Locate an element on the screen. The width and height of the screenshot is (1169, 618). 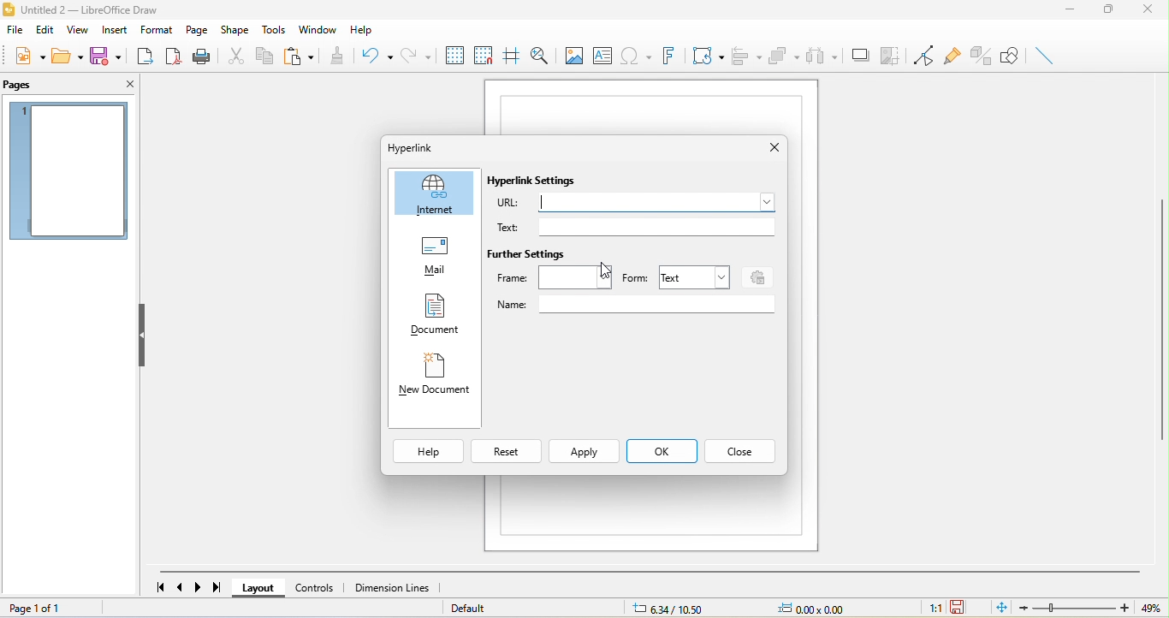
toggle point edit mode is located at coordinates (920, 54).